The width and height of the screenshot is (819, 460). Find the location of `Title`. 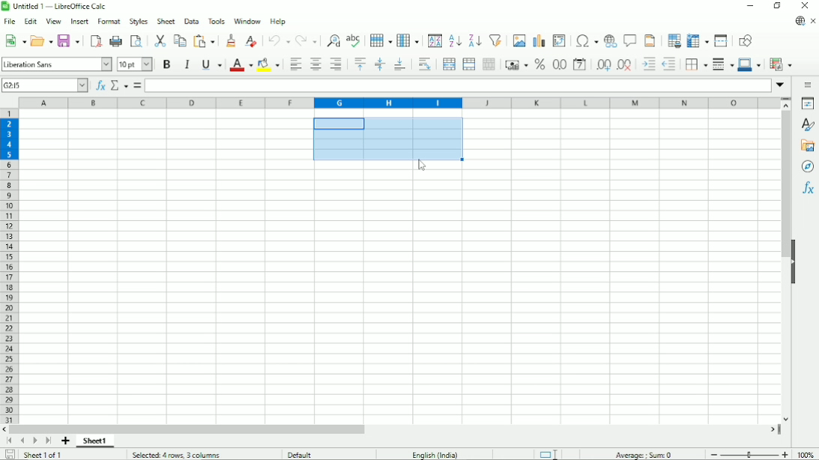

Title is located at coordinates (57, 7).